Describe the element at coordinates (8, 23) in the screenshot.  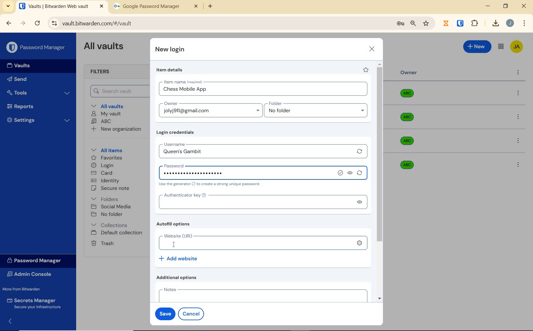
I see `backward` at that location.